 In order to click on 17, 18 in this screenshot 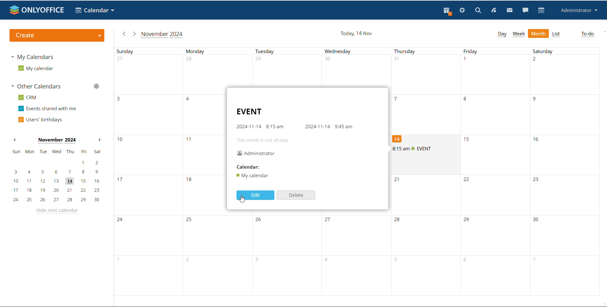, I will do `click(168, 194)`.